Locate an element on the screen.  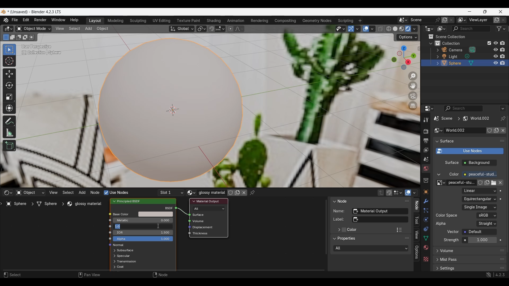
Unique node identifier is located at coordinates (380, 211).